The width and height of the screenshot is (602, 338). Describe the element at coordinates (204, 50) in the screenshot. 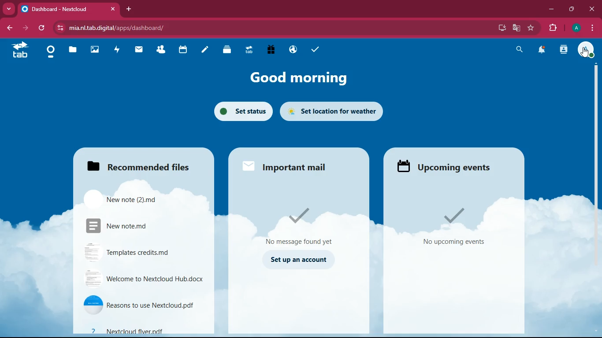

I see `notes` at that location.